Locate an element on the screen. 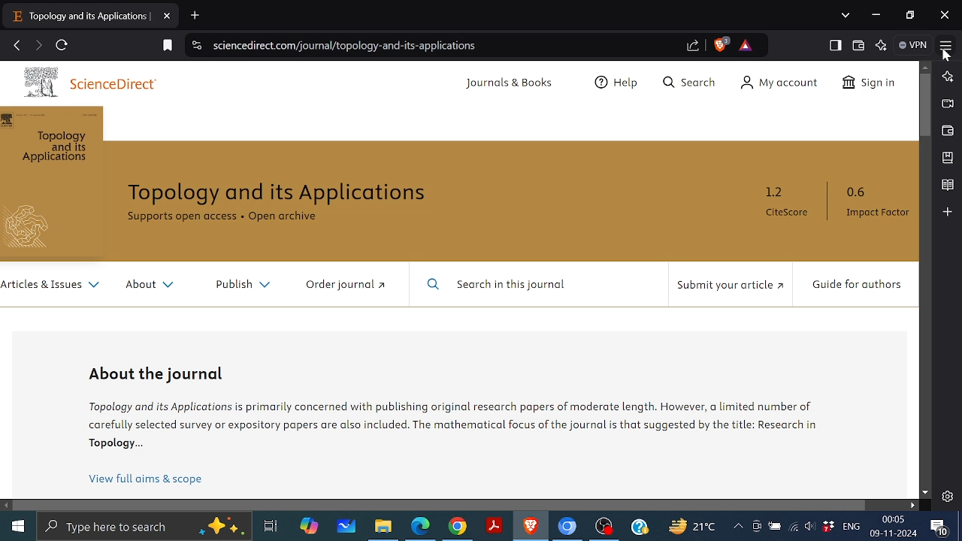  Guide for authors is located at coordinates (860, 289).